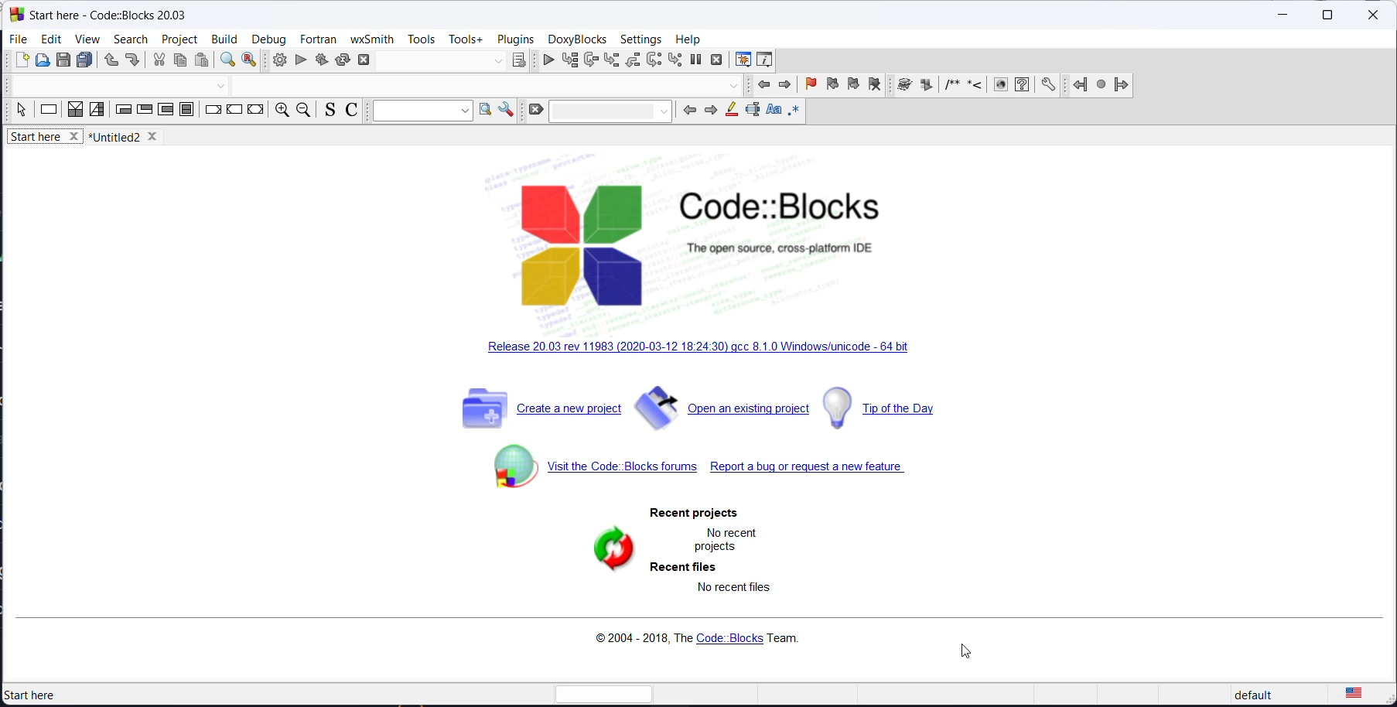 The image size is (1397, 707). I want to click on source comment, so click(327, 111).